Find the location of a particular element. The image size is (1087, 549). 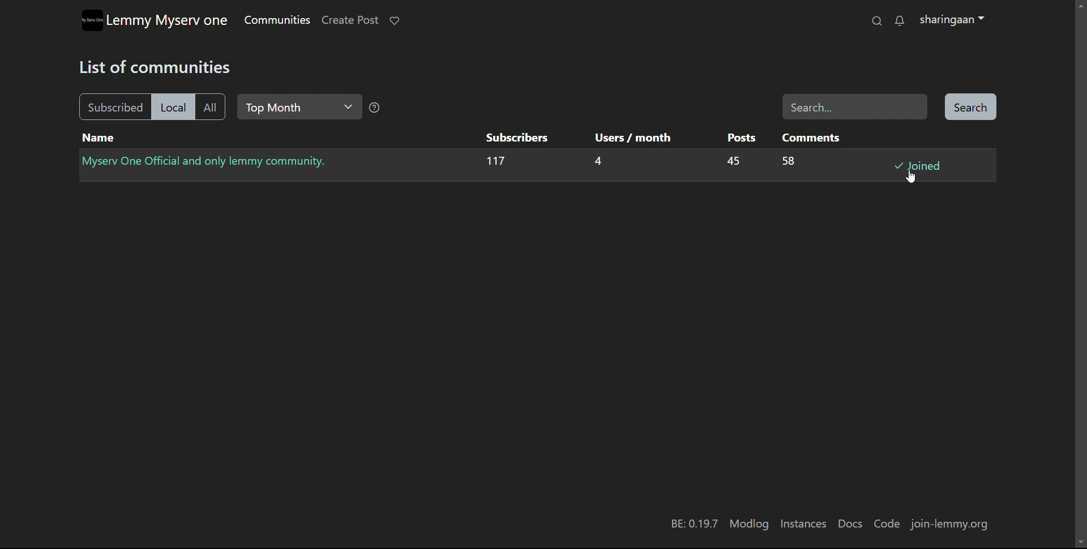

Cursor is located at coordinates (913, 175).